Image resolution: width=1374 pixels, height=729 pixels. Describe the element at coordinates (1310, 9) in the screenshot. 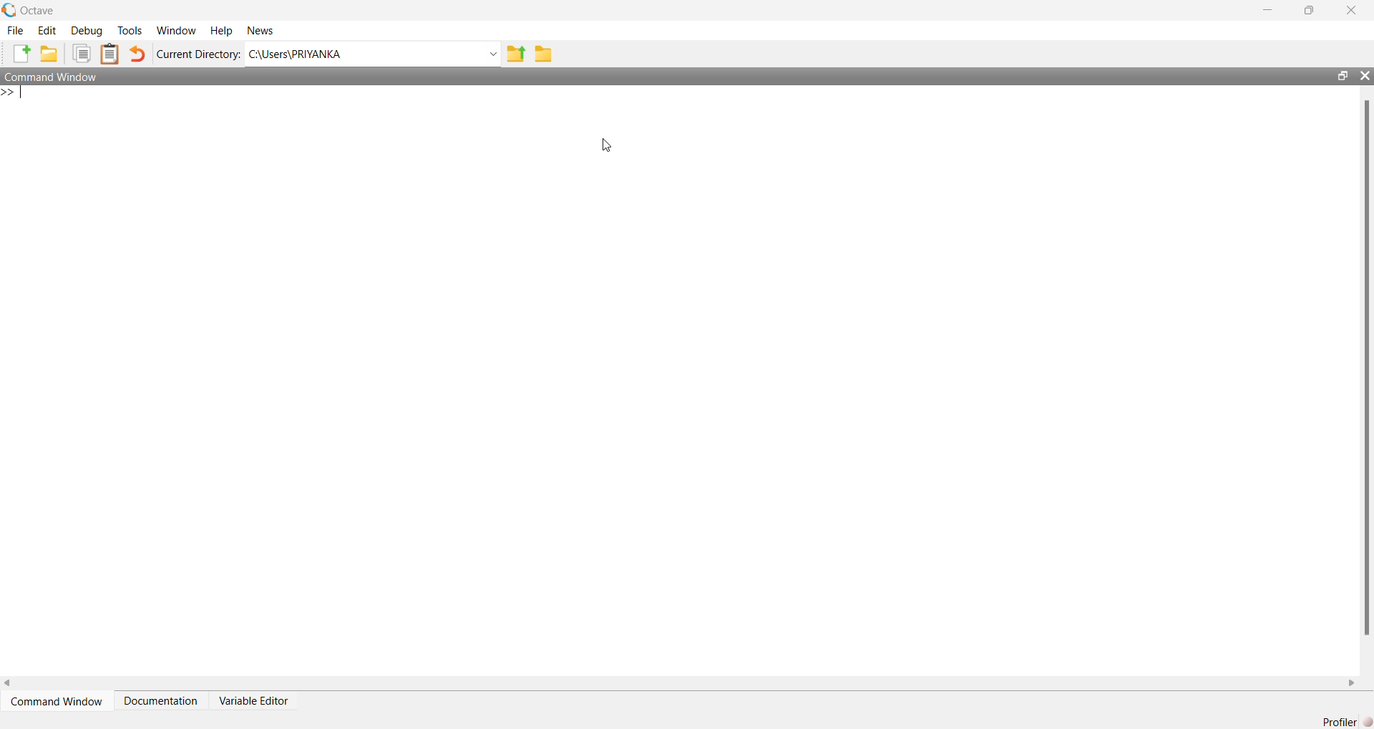

I see `maximize` at that location.